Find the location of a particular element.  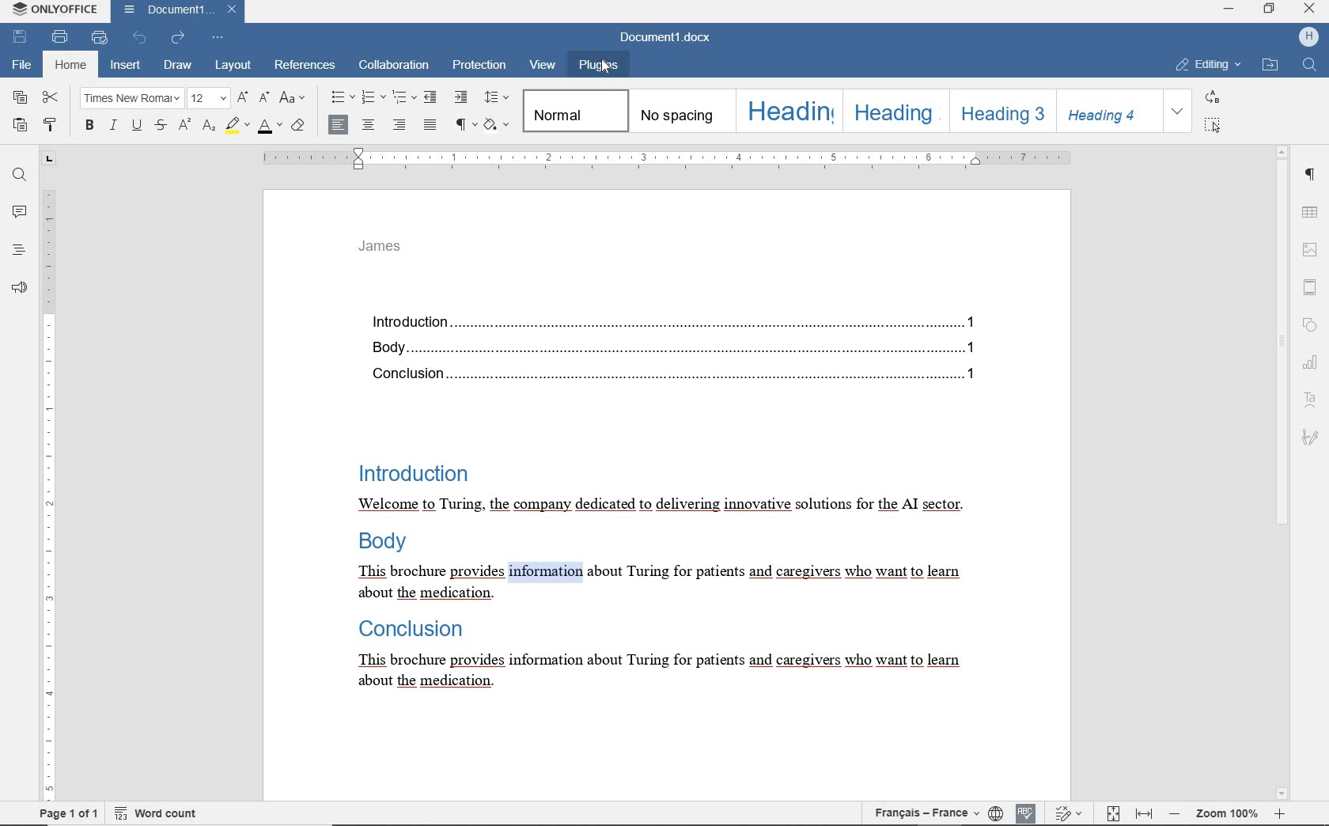

CUT is located at coordinates (51, 98).